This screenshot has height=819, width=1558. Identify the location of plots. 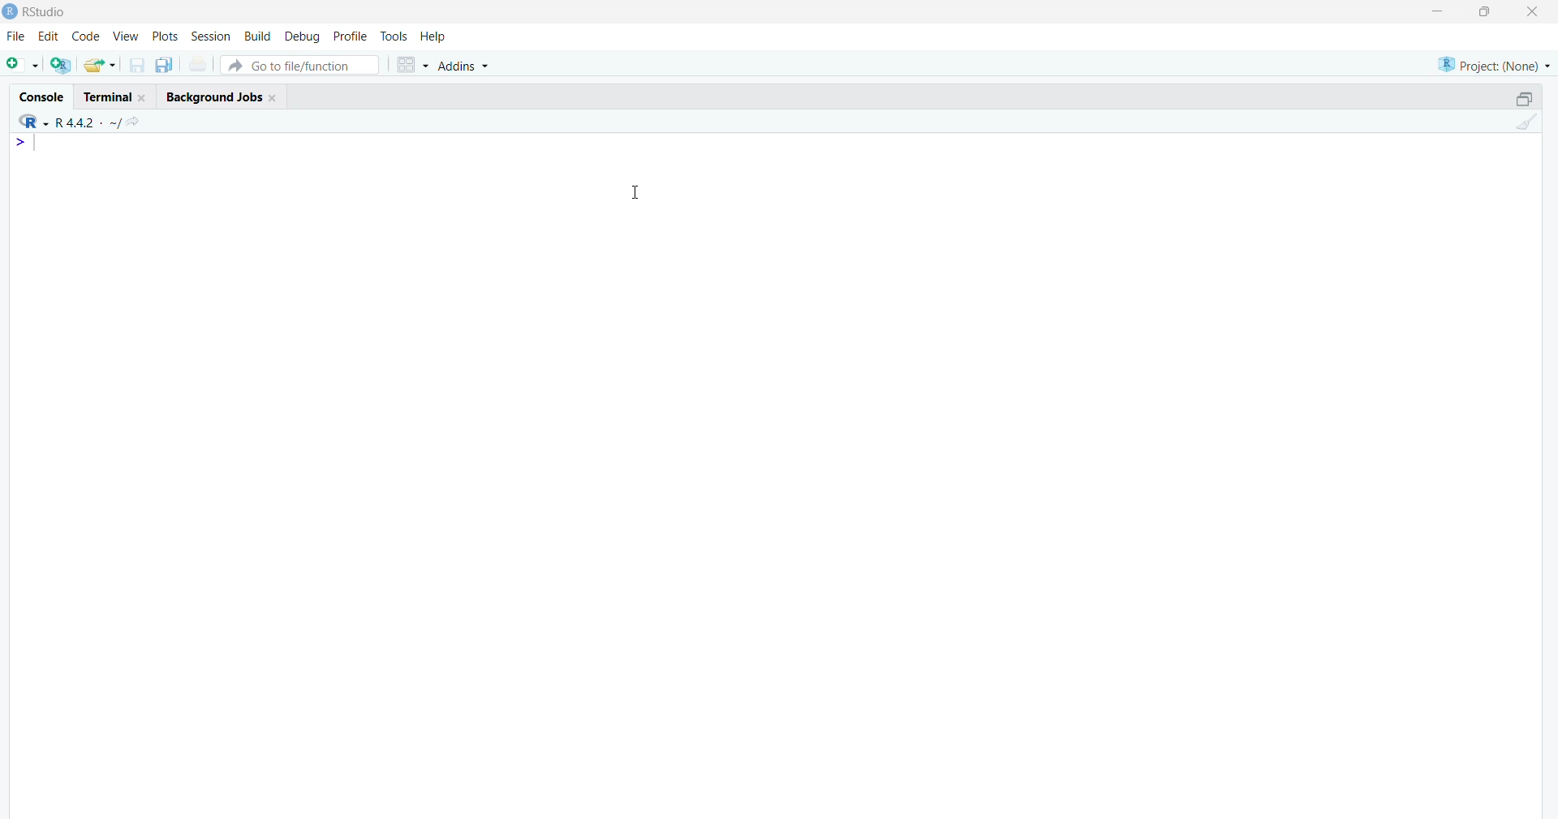
(163, 35).